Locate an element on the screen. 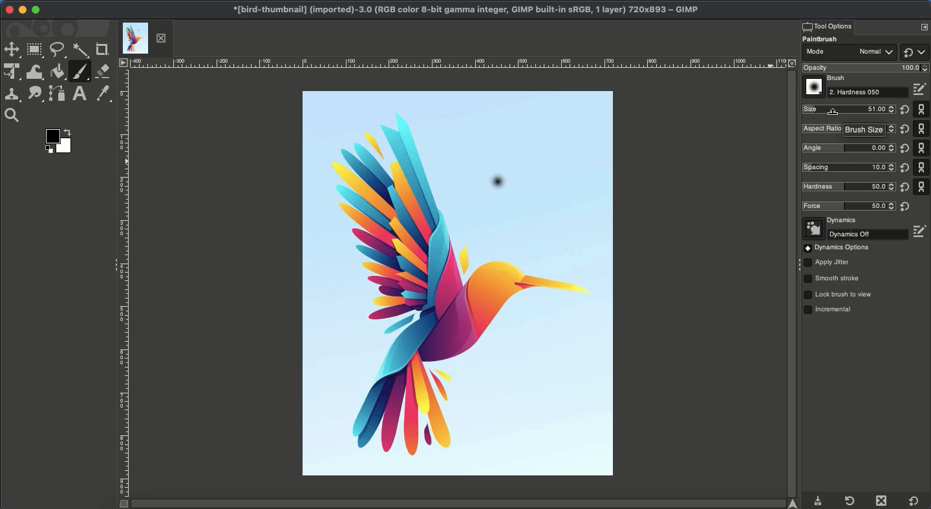 The width and height of the screenshot is (931, 509). Default is located at coordinates (922, 147).